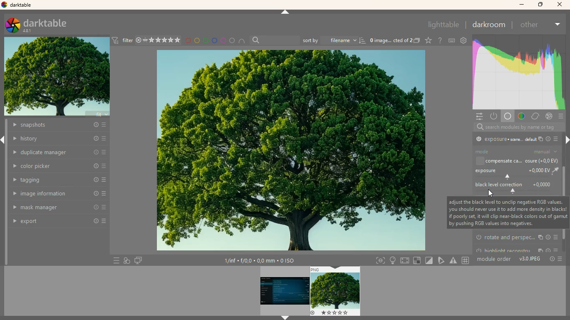 The height and width of the screenshot is (320, 570). What do you see at coordinates (60, 166) in the screenshot?
I see `color picker` at bounding box center [60, 166].